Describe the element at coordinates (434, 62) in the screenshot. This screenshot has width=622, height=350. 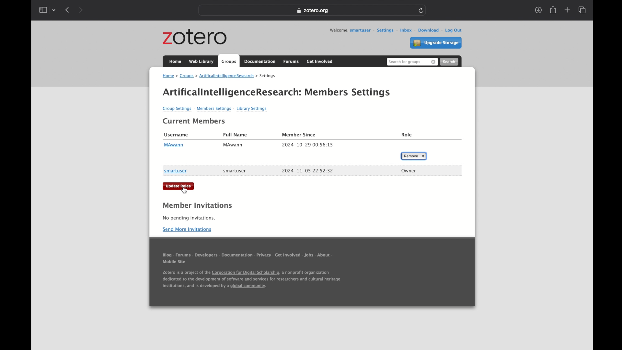
I see `remove` at that location.